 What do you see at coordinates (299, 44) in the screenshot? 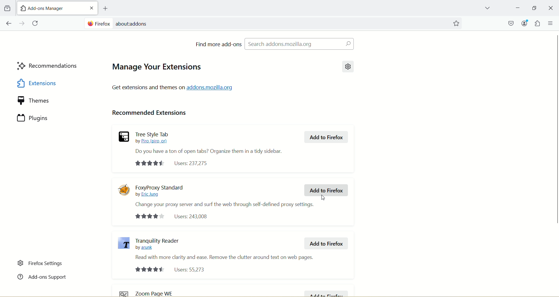
I see `Search Addons.Mozilla.org` at bounding box center [299, 44].